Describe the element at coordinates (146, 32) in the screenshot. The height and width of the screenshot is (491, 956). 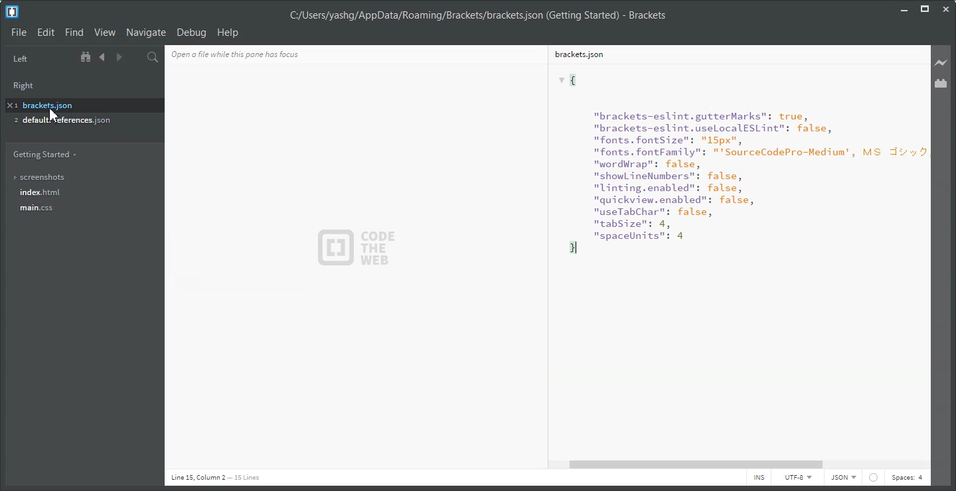
I see `Navigate` at that location.